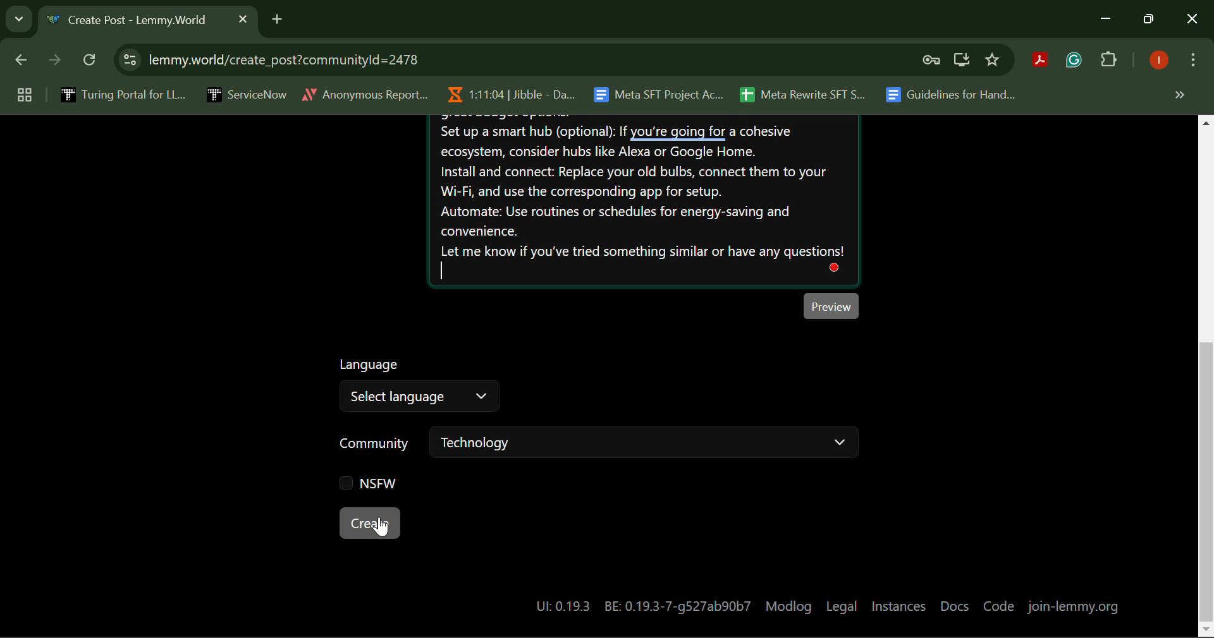  Describe the element at coordinates (16, 17) in the screenshot. I see `Search Tabs` at that location.